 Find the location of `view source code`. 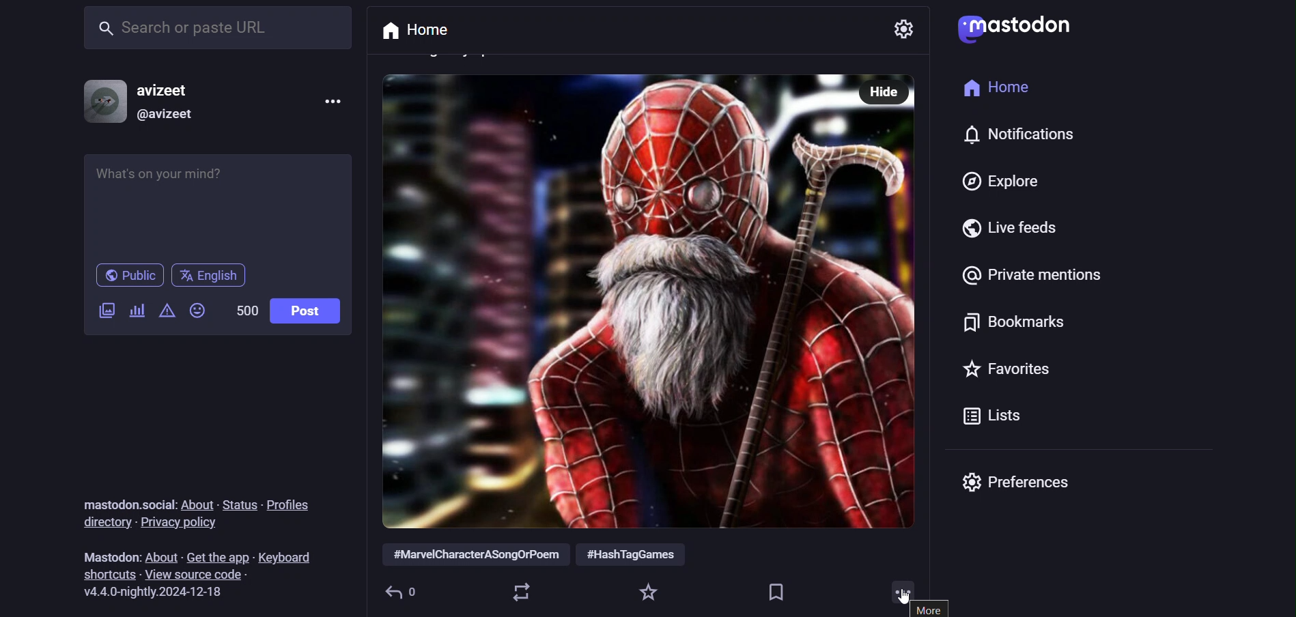

view source code is located at coordinates (199, 574).